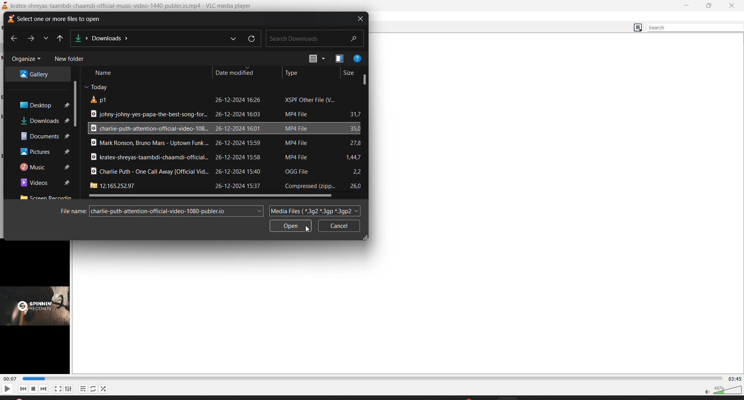  Describe the element at coordinates (158, 212) in the screenshot. I see `filename` at that location.